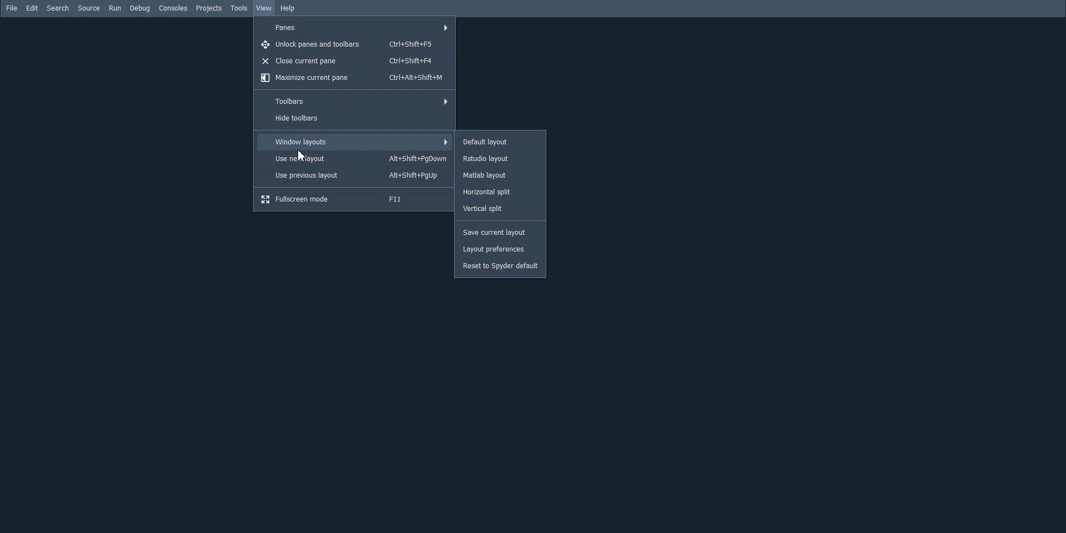 The height and width of the screenshot is (533, 1066). I want to click on Close current pane, so click(354, 61).